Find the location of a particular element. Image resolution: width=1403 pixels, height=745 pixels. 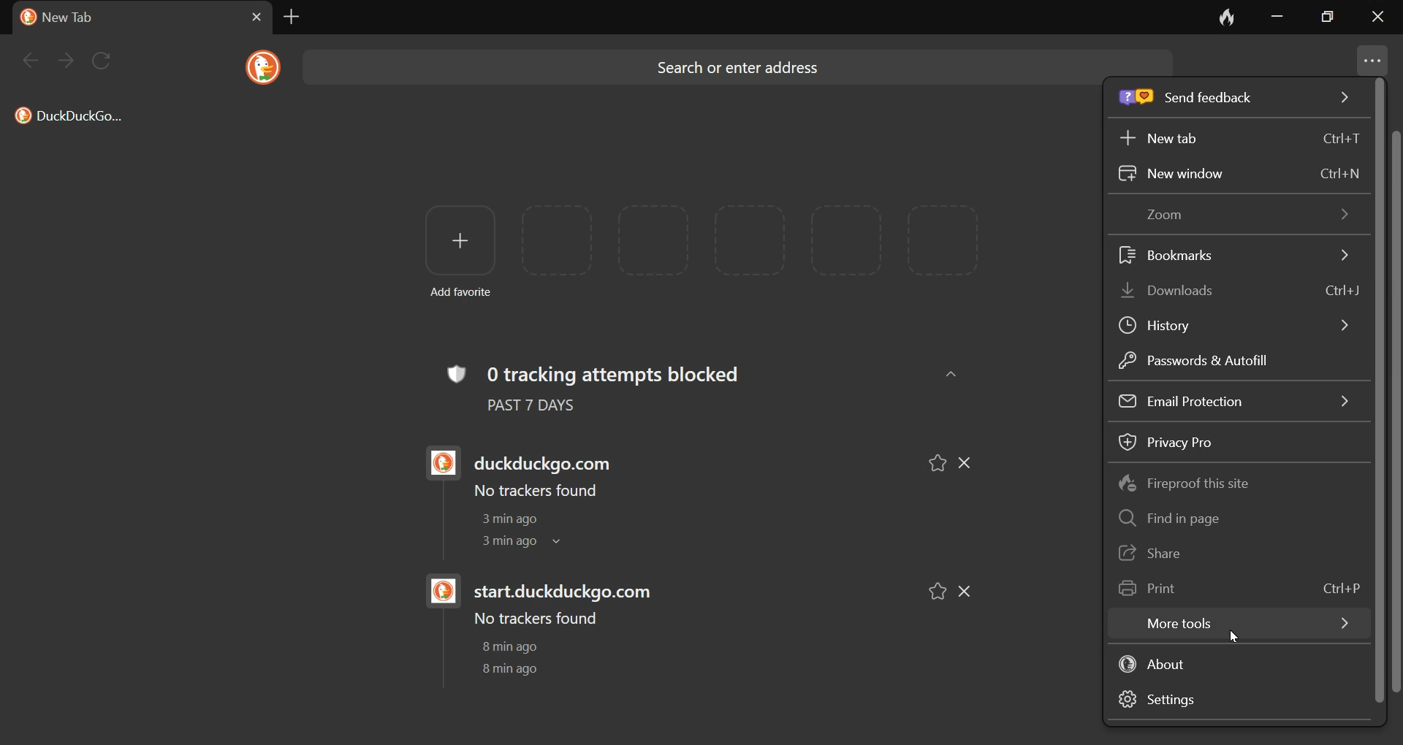

start.duckduckgo.com is located at coordinates (572, 590).